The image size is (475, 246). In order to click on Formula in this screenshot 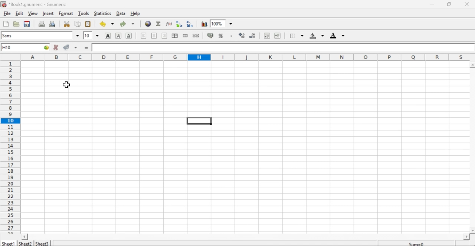, I will do `click(159, 24)`.